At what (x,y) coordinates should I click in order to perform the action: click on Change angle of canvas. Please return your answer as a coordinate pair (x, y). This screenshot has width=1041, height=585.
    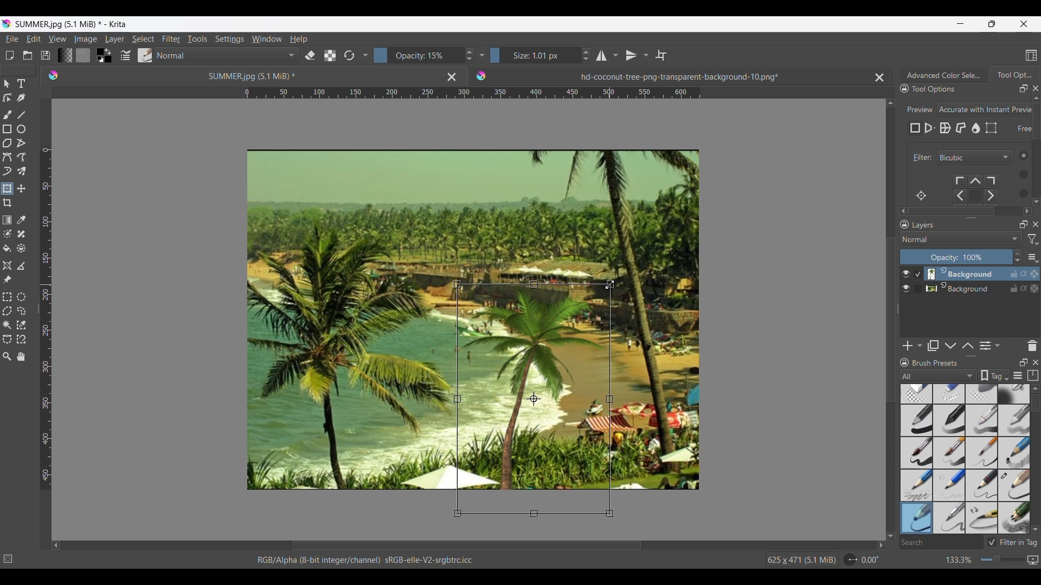
    Looking at the image, I should click on (862, 559).